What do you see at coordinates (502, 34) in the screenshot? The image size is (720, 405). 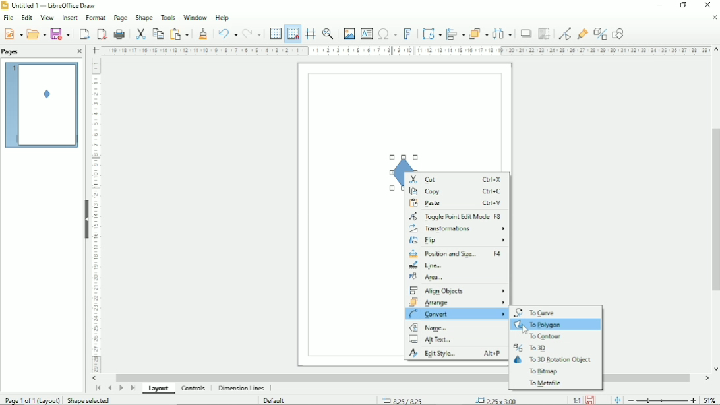 I see `Distribute` at bounding box center [502, 34].